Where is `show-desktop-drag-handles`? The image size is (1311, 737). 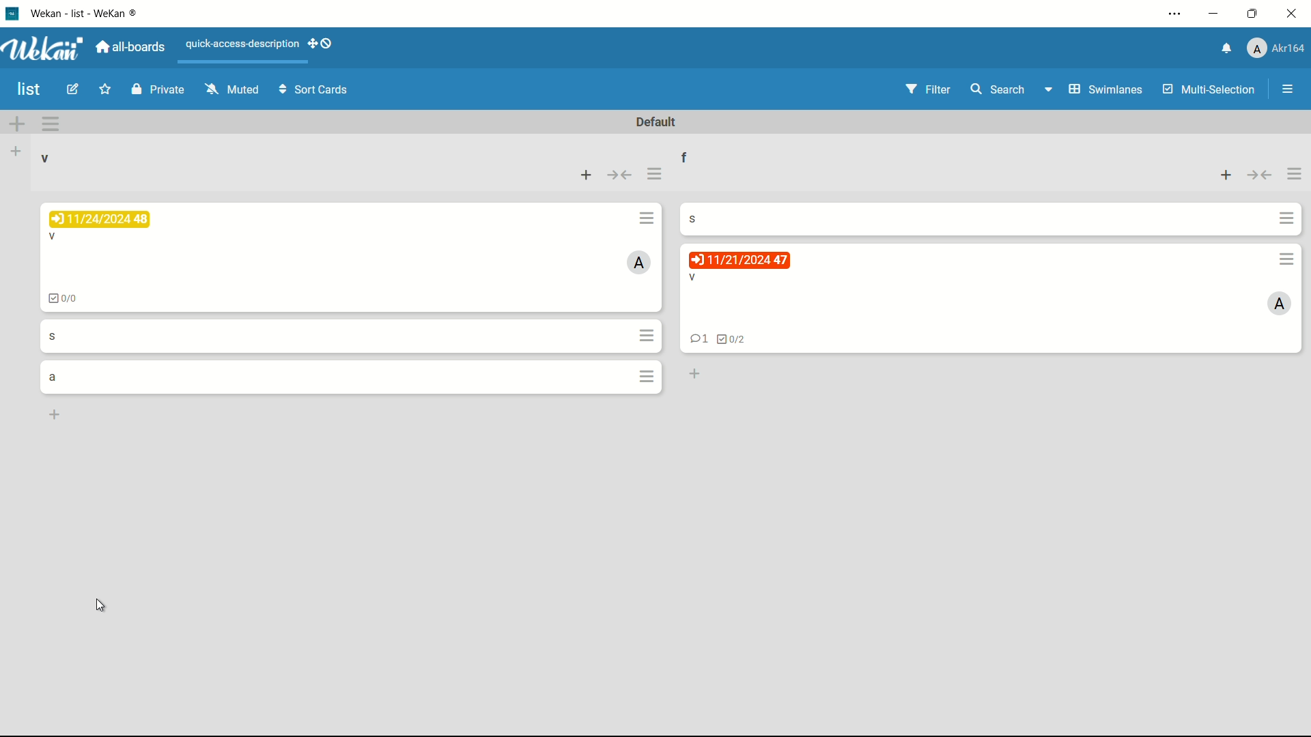
show-desktop-drag-handles is located at coordinates (321, 44).